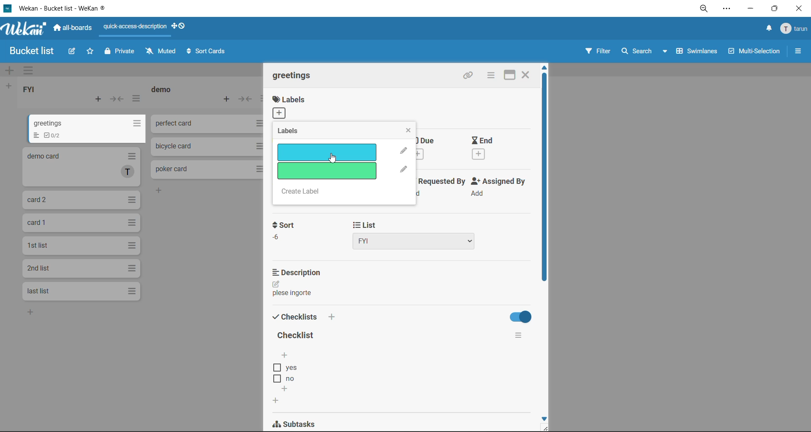 The width and height of the screenshot is (811, 432). Describe the element at coordinates (296, 336) in the screenshot. I see `title` at that location.